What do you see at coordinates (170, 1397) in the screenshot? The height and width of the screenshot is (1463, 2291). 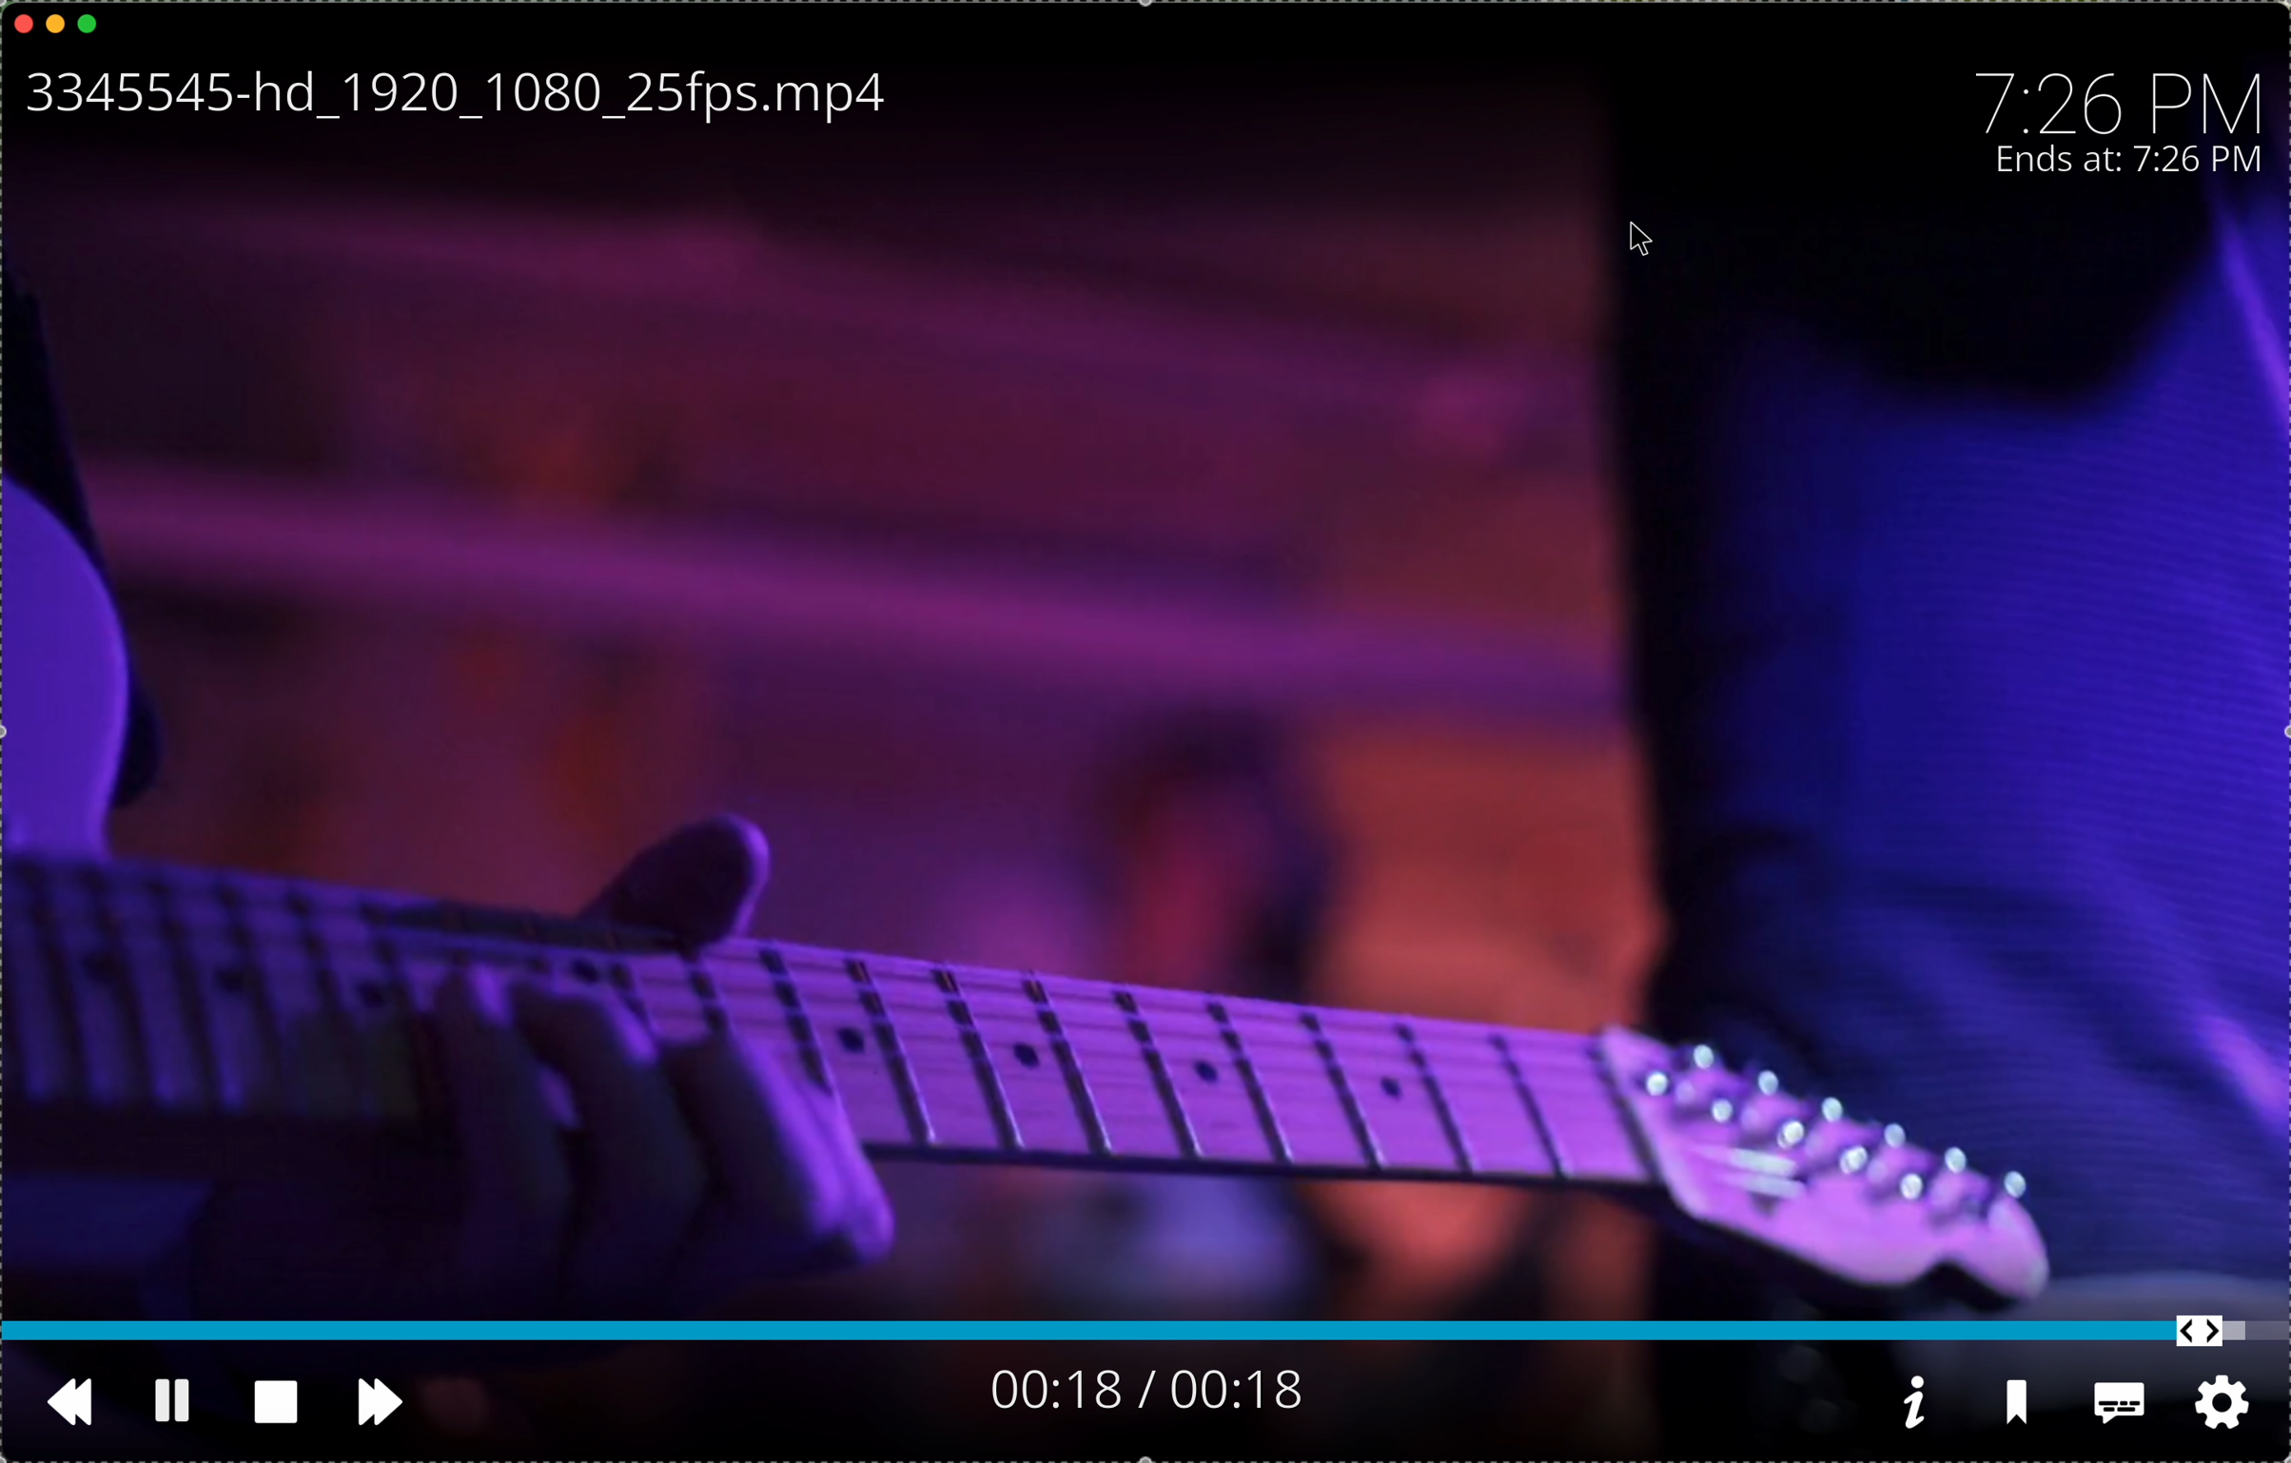 I see `pause` at bounding box center [170, 1397].